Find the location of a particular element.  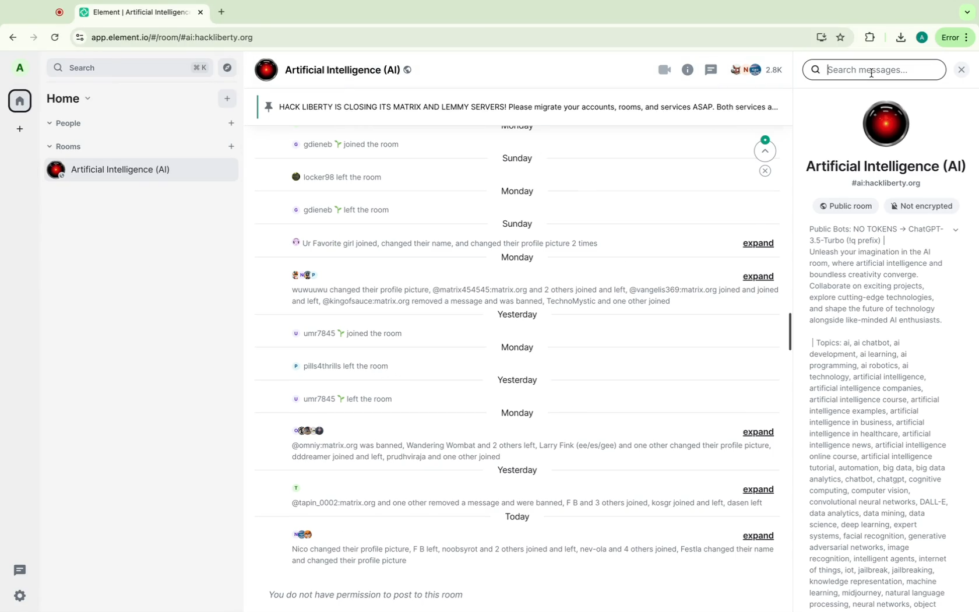

message is located at coordinates (535, 554).